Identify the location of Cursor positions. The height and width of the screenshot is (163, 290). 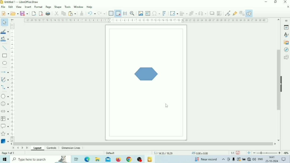
(181, 153).